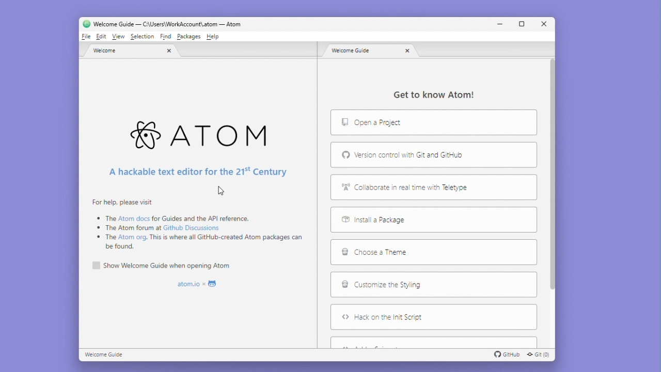 The image size is (661, 372). Describe the element at coordinates (407, 187) in the screenshot. I see `Collaborate in real time with teletype` at that location.